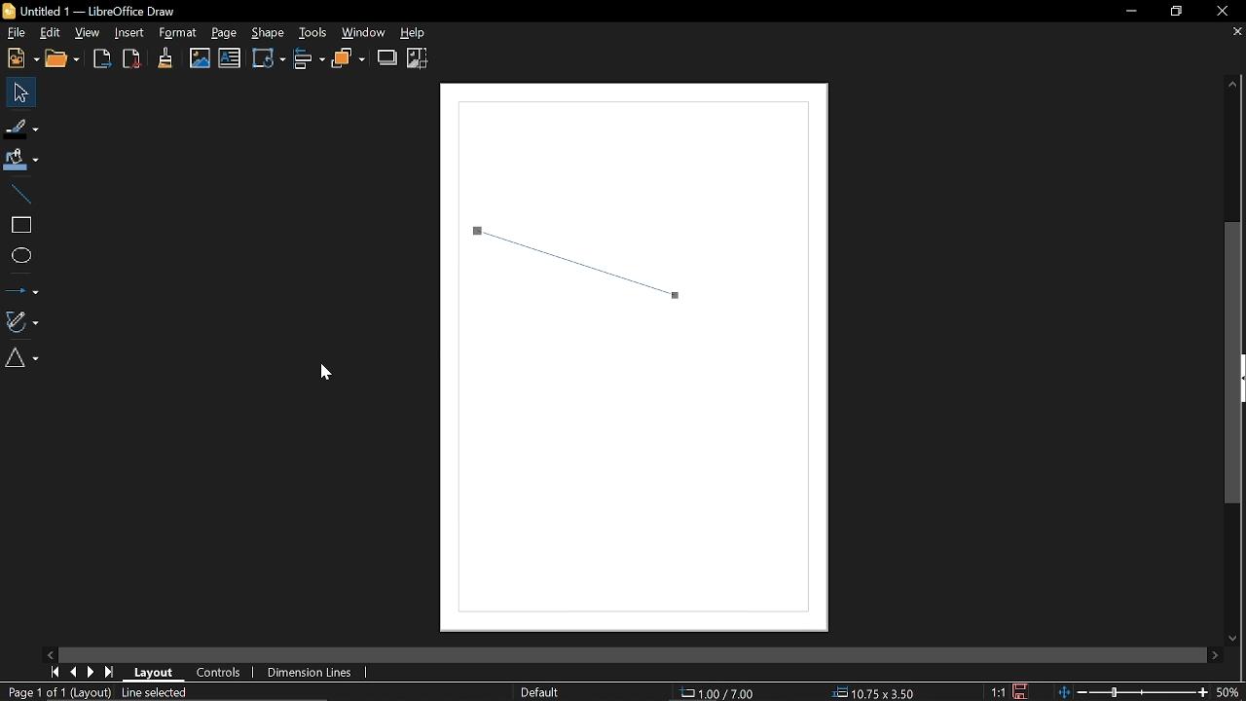 This screenshot has height=701, width=1246. I want to click on ELlipse, so click(20, 255).